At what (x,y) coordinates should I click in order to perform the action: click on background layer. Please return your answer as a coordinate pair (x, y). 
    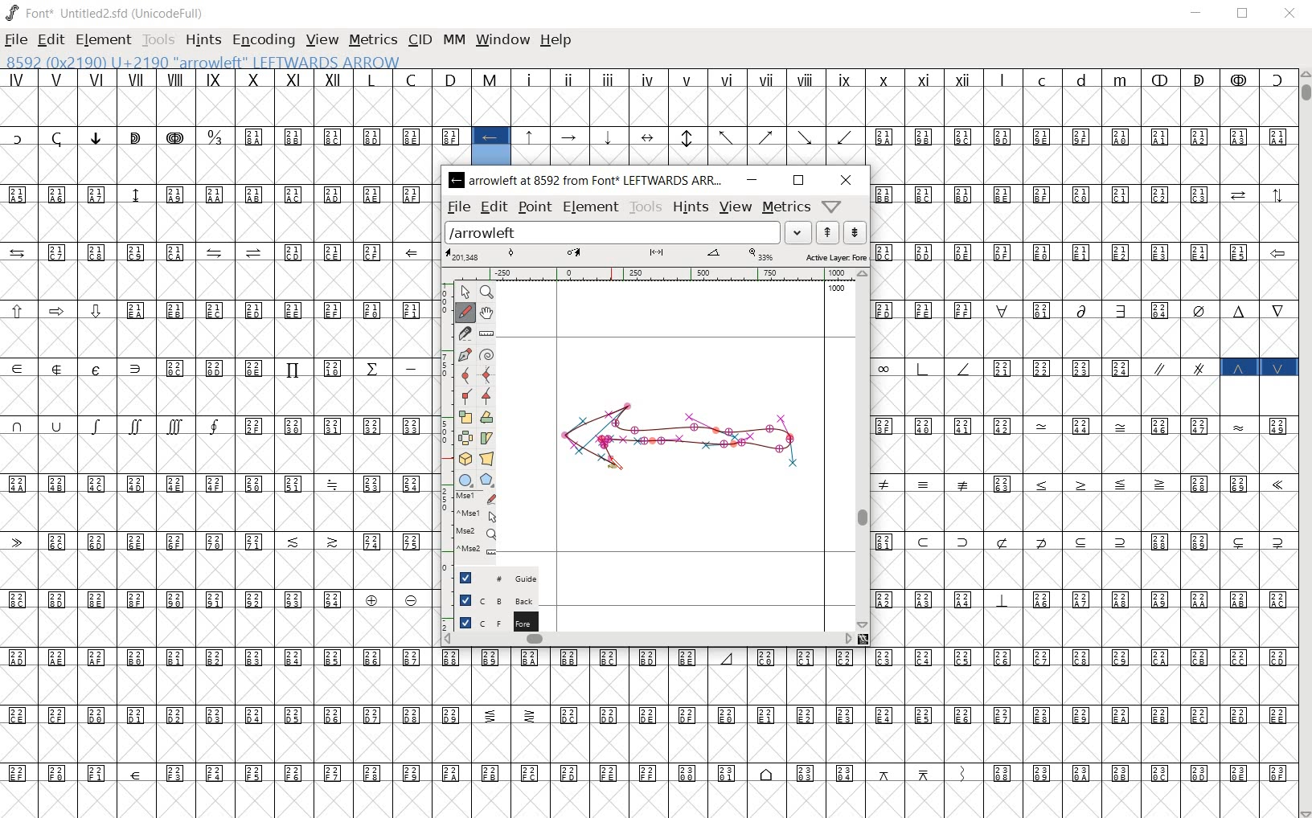
    Looking at the image, I should click on (492, 600).